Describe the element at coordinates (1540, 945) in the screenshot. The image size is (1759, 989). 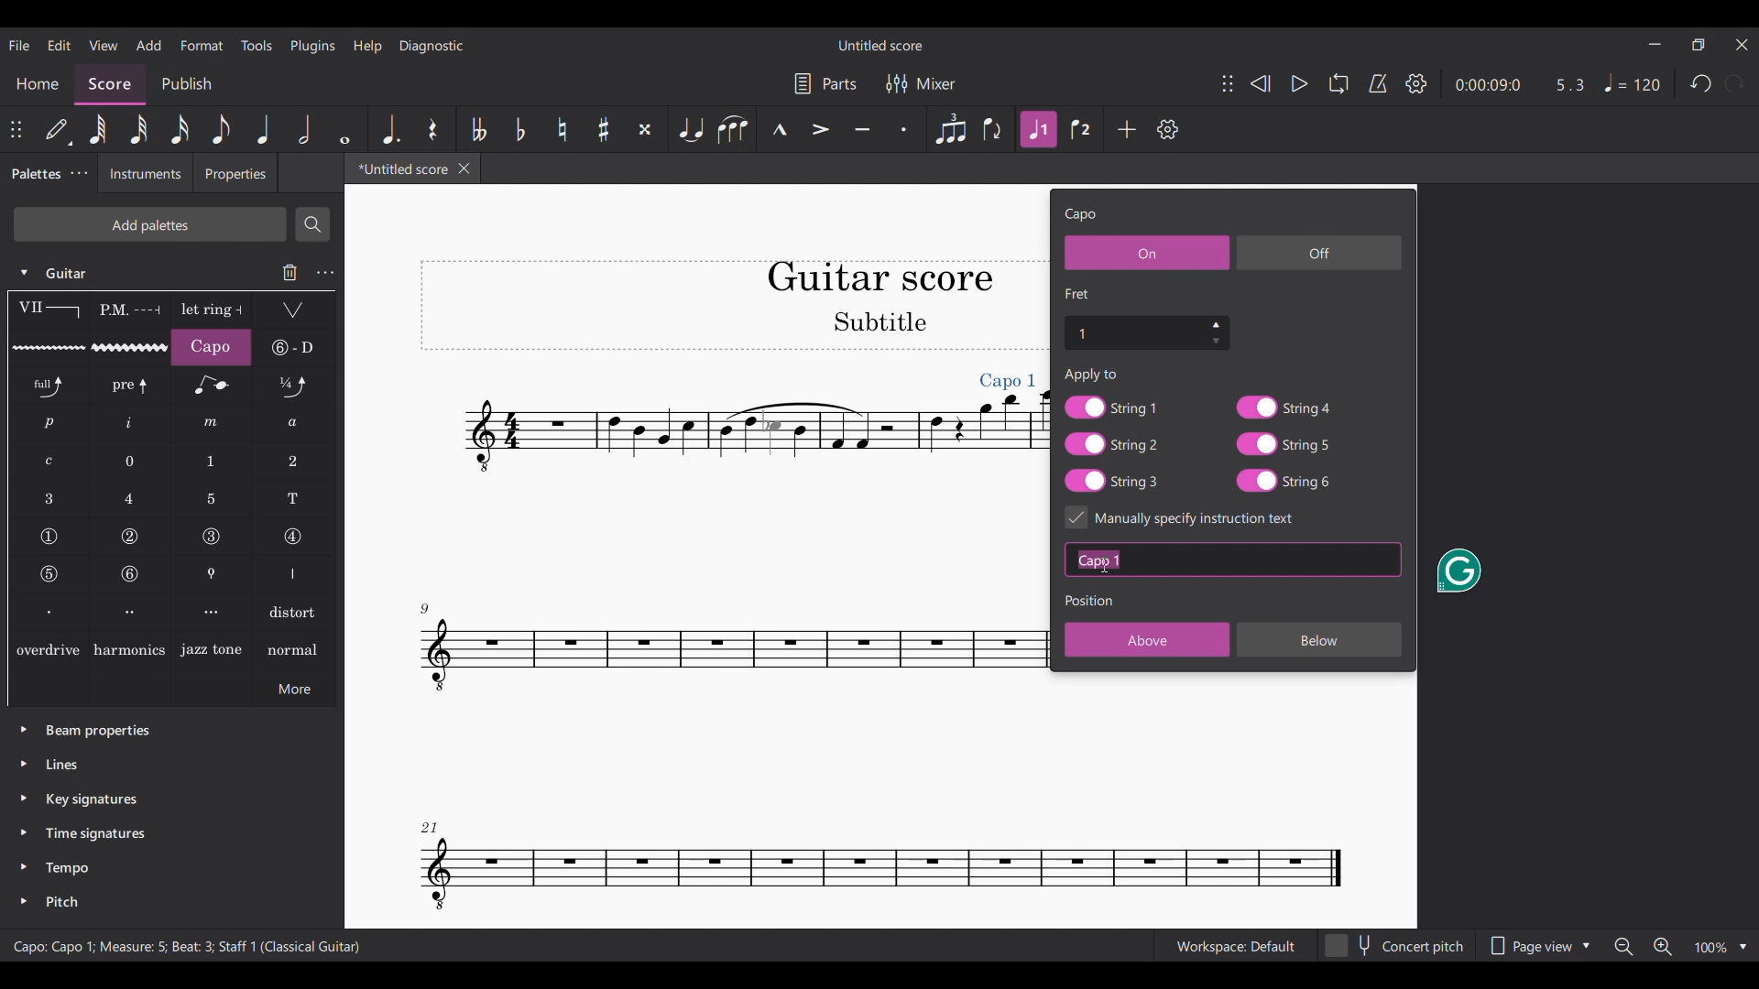
I see `Page view options` at that location.